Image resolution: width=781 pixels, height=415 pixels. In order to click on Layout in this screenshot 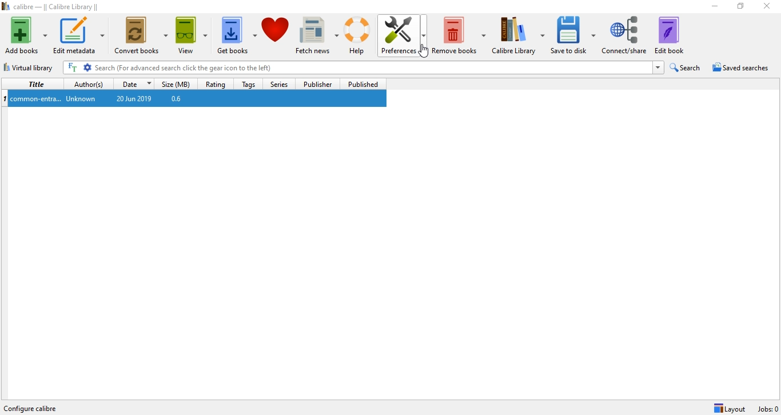, I will do `click(730, 408)`.